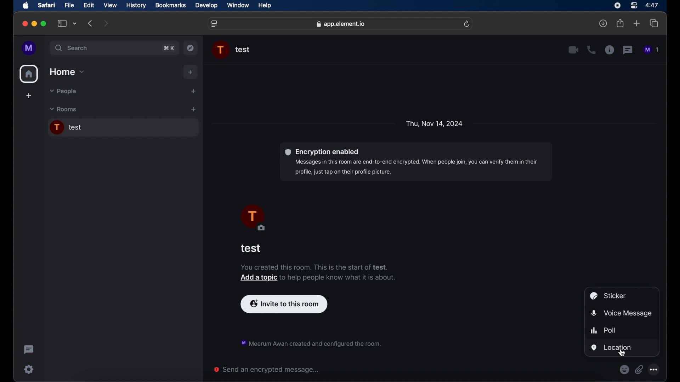  What do you see at coordinates (622, 352) in the screenshot?
I see `Cursor` at bounding box center [622, 352].